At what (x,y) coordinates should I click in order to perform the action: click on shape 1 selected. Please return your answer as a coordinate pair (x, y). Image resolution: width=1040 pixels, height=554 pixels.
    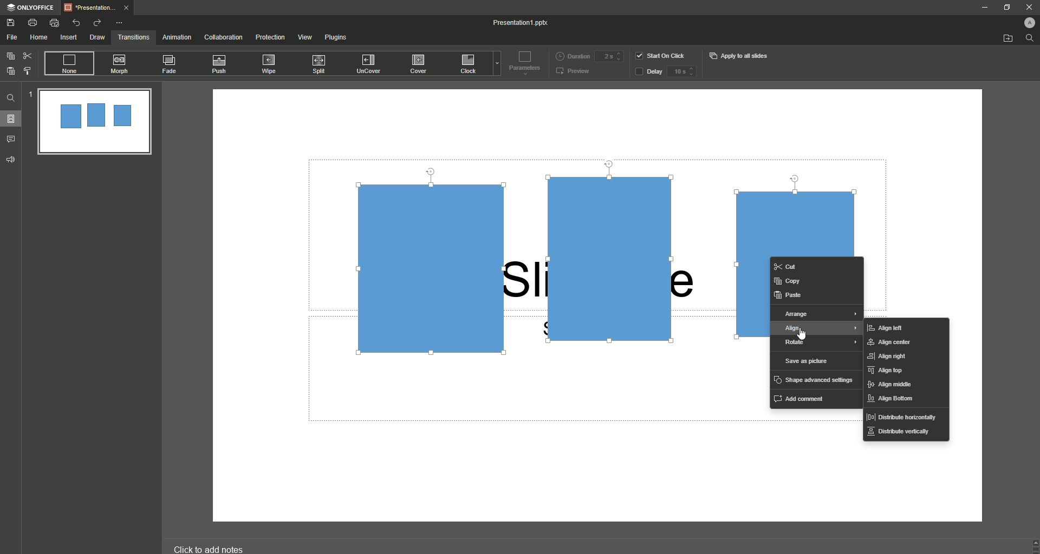
    Looking at the image, I should click on (430, 263).